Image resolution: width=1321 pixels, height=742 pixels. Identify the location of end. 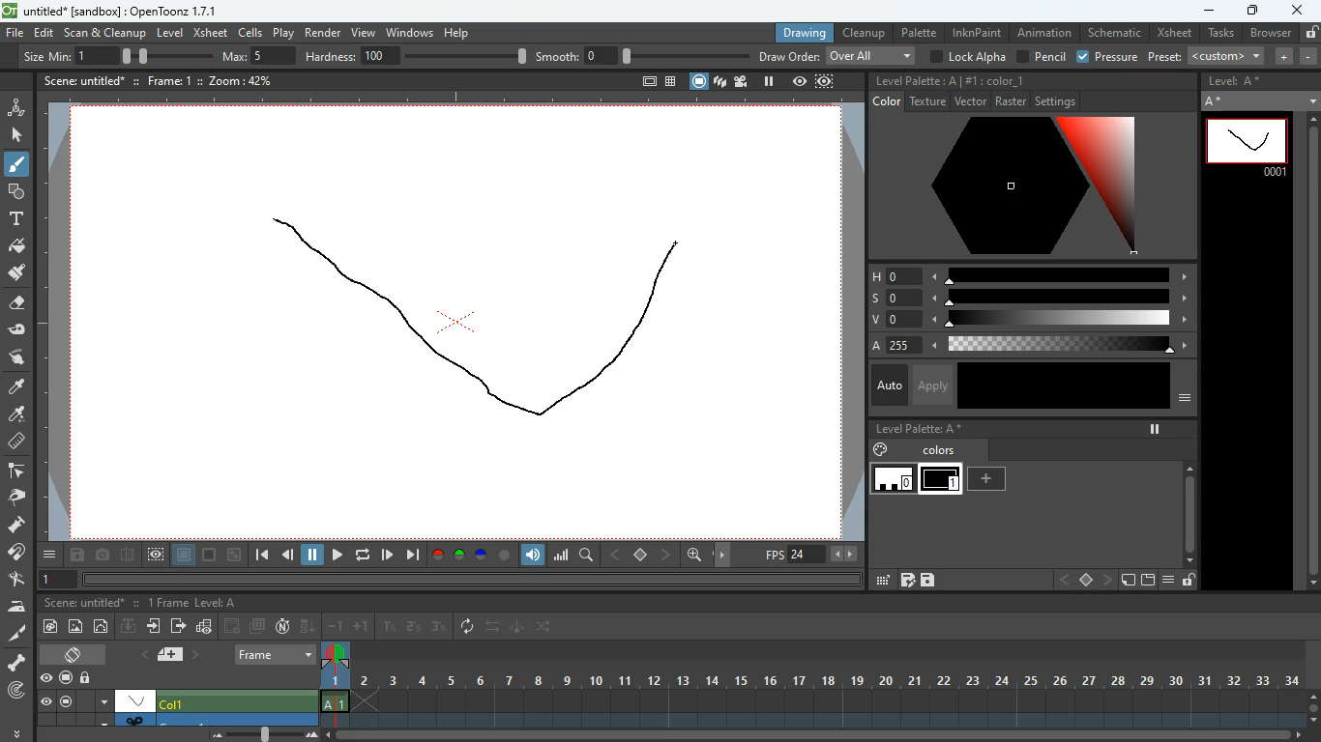
(412, 555).